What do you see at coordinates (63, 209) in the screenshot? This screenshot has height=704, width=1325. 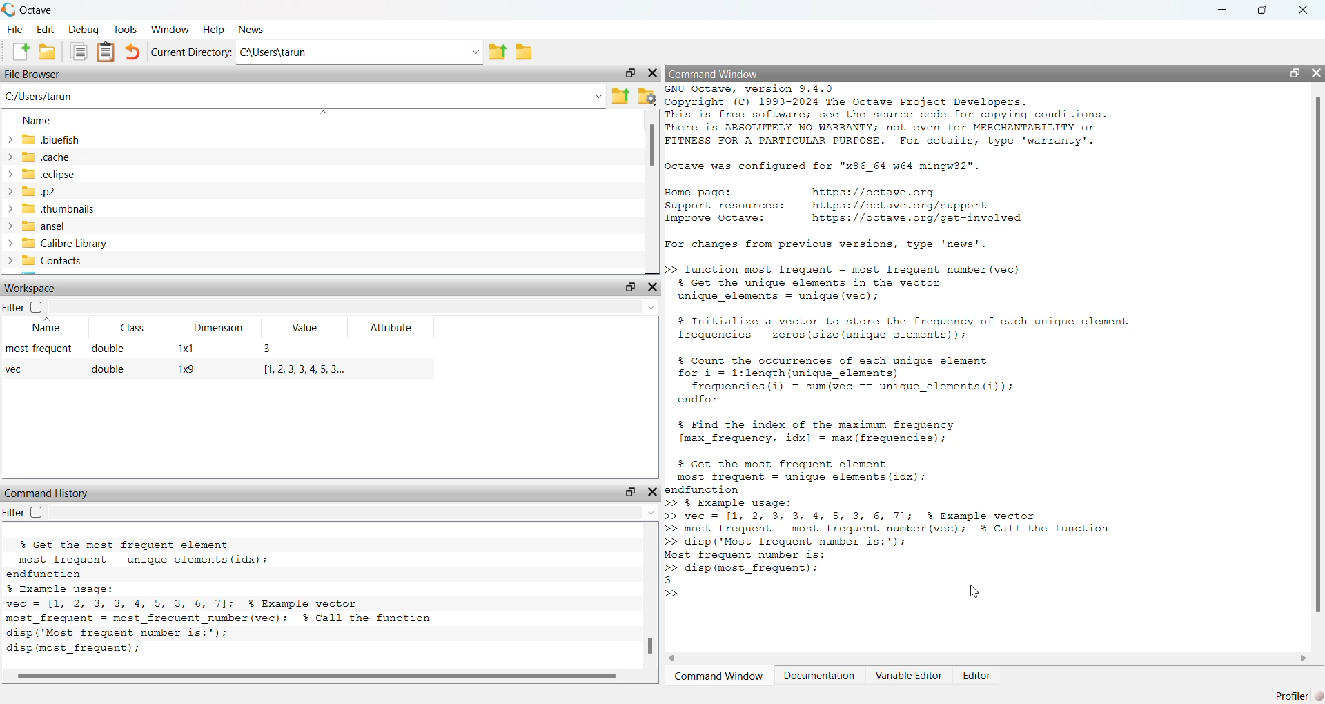 I see `.thumbnails` at bounding box center [63, 209].